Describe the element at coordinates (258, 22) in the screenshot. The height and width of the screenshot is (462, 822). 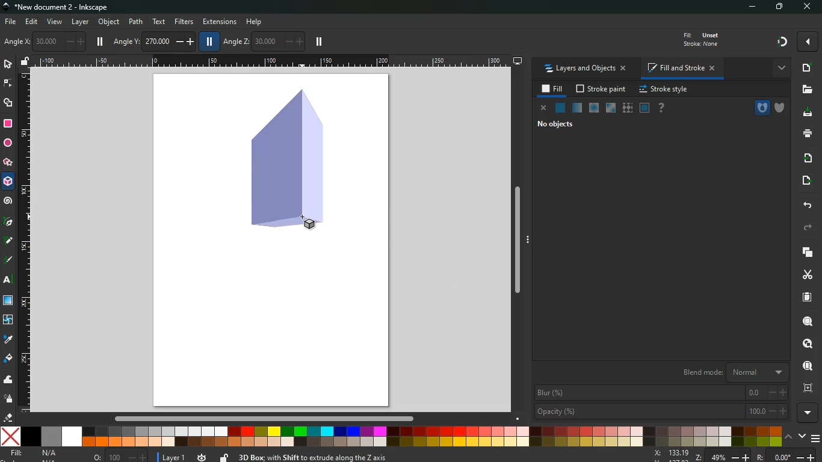
I see `help` at that location.